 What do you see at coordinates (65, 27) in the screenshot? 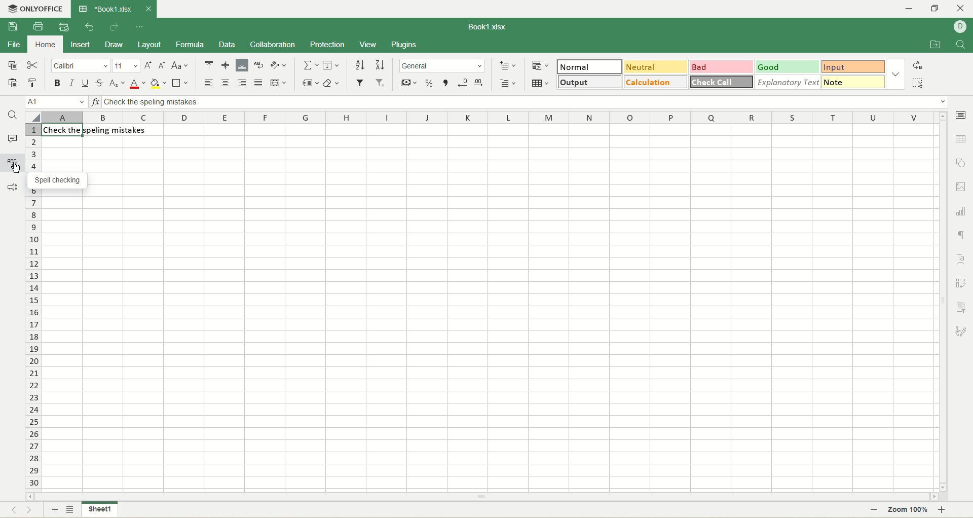
I see `quick print` at bounding box center [65, 27].